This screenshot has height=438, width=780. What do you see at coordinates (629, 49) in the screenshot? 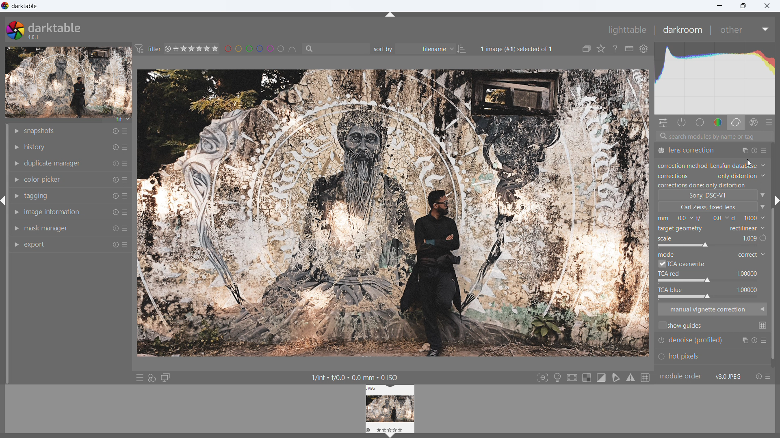
I see `define shortcuts` at bounding box center [629, 49].